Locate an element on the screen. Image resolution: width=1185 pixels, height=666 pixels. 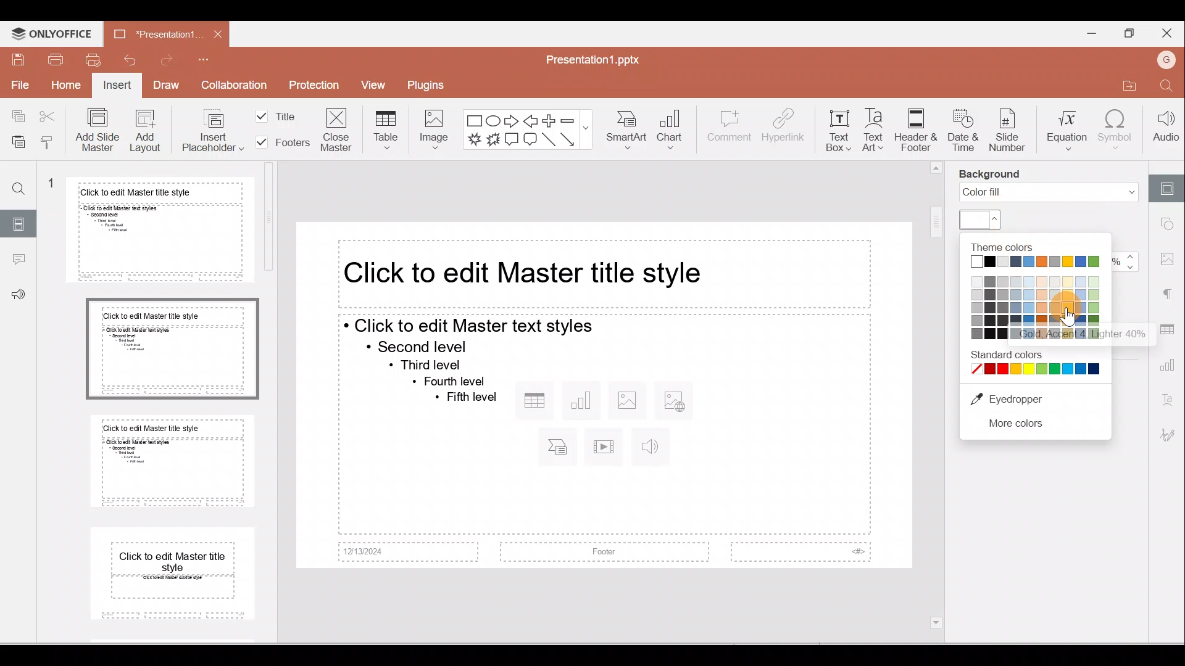
Table settings is located at coordinates (1168, 329).